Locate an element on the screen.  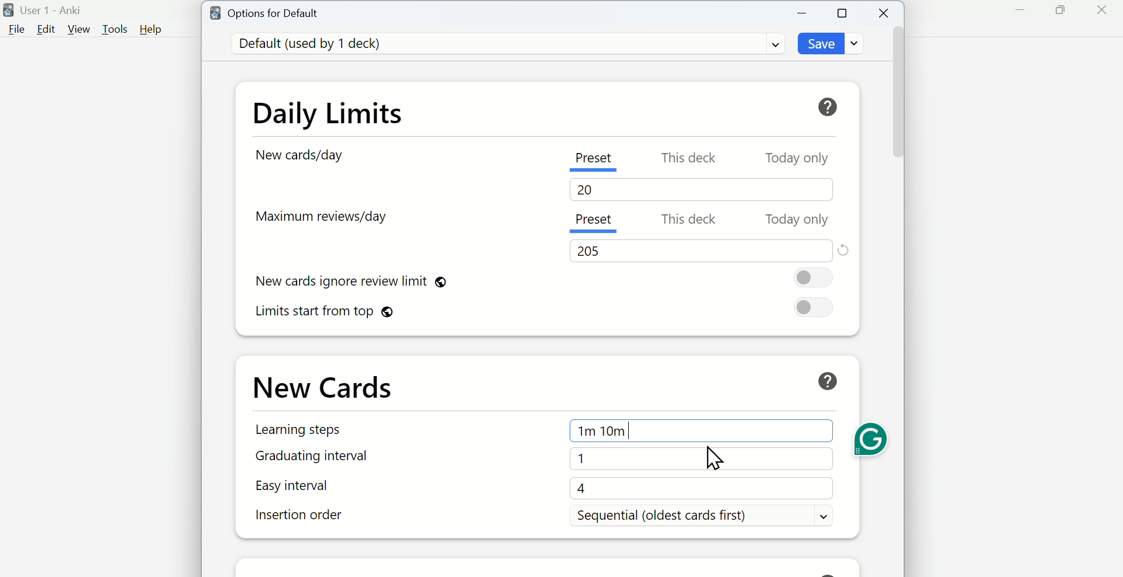
Dropdown is located at coordinates (859, 43).